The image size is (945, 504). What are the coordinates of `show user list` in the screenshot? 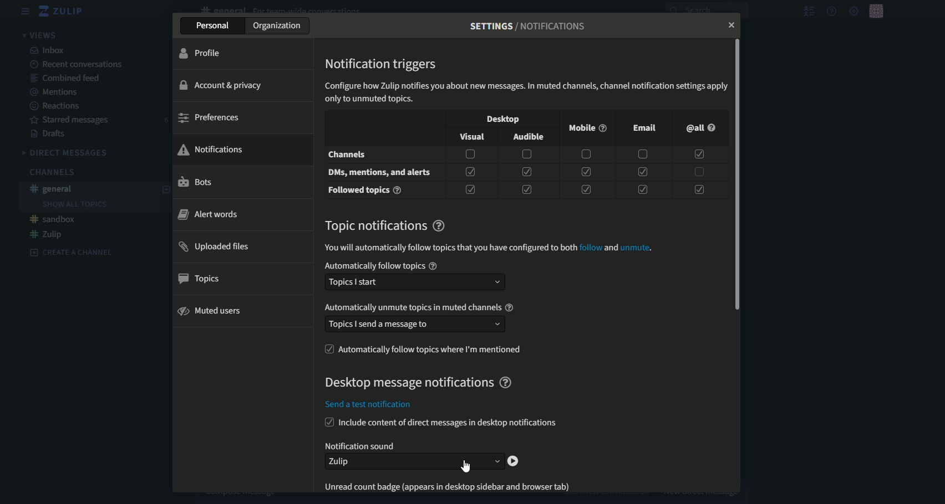 It's located at (809, 11).